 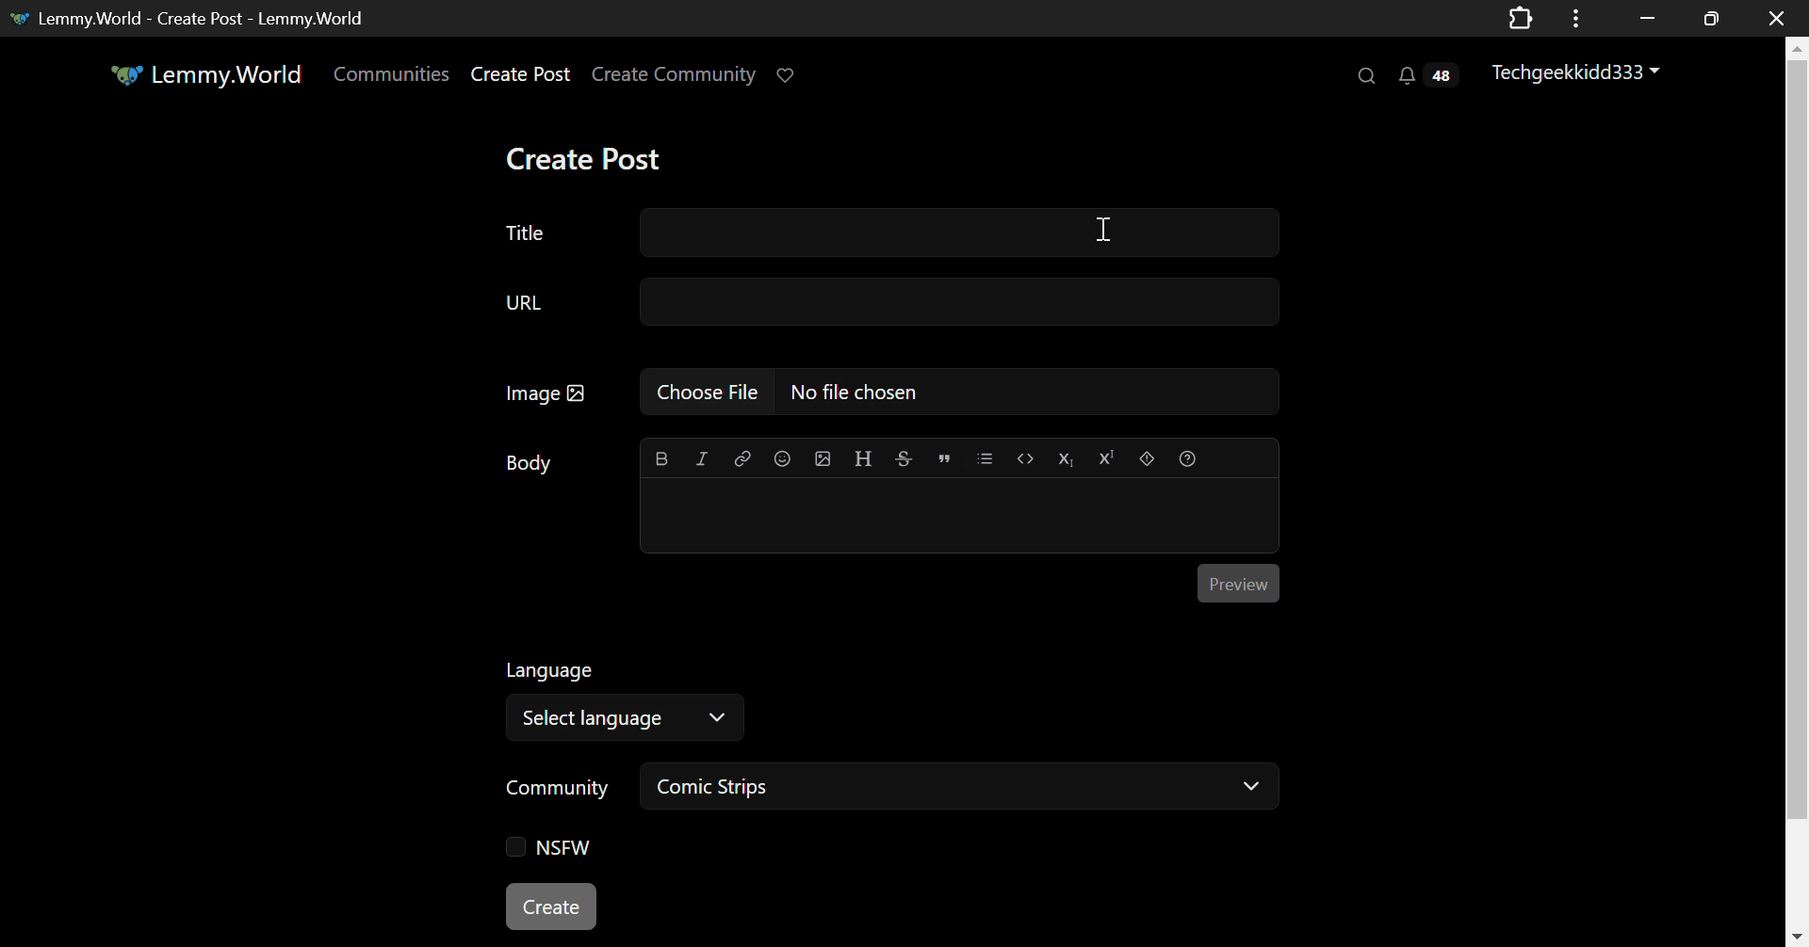 What do you see at coordinates (1771, 16) in the screenshot?
I see `Close Window` at bounding box center [1771, 16].